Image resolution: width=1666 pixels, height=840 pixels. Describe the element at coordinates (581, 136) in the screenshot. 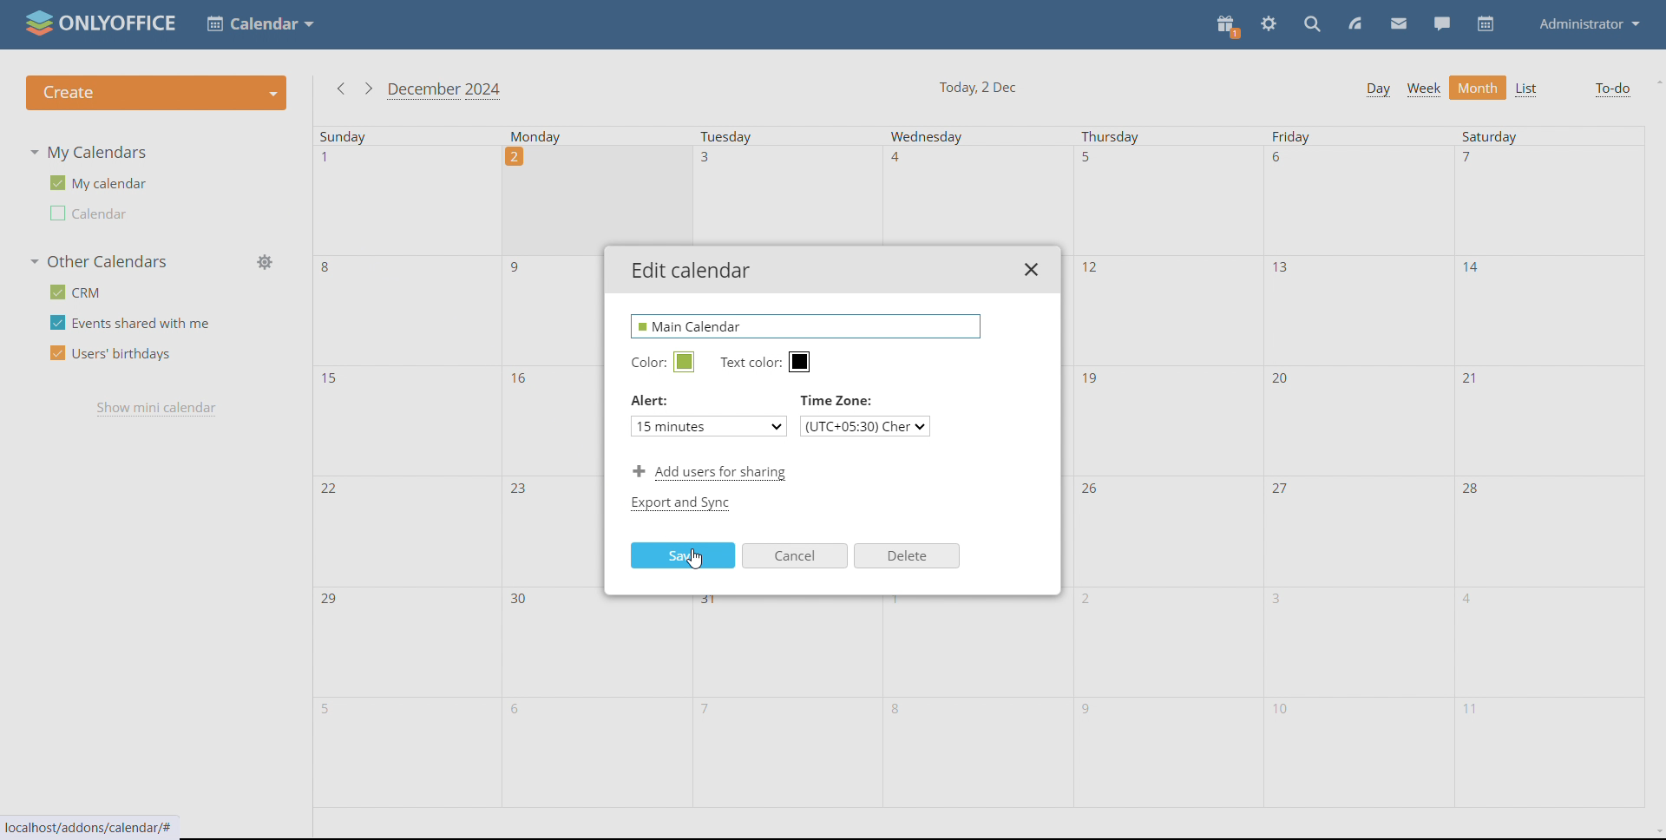

I see `monday` at that location.